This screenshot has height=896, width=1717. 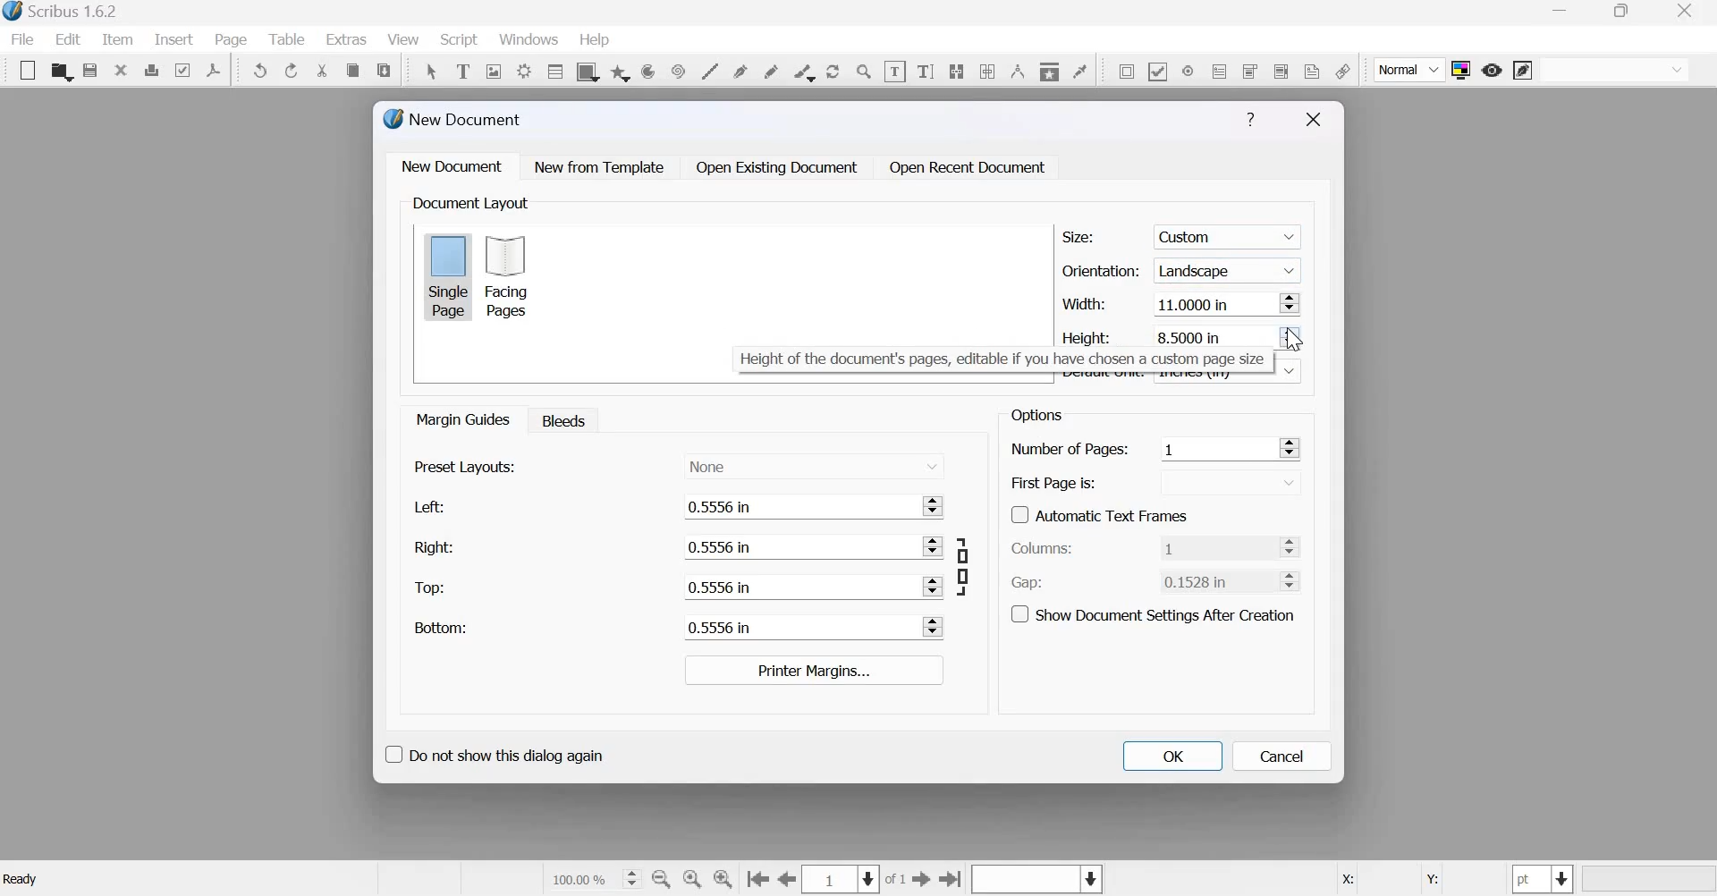 I want to click on Document Layout, so click(x=469, y=203).